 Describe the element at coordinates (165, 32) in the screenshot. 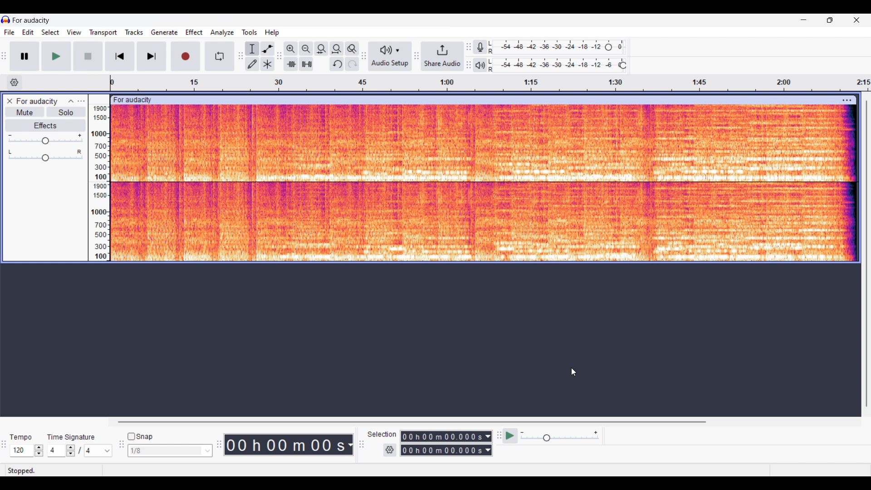

I see `Generate menu` at that location.